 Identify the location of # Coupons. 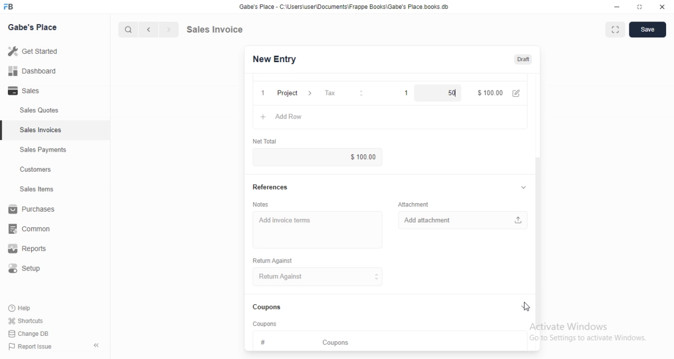
(309, 341).